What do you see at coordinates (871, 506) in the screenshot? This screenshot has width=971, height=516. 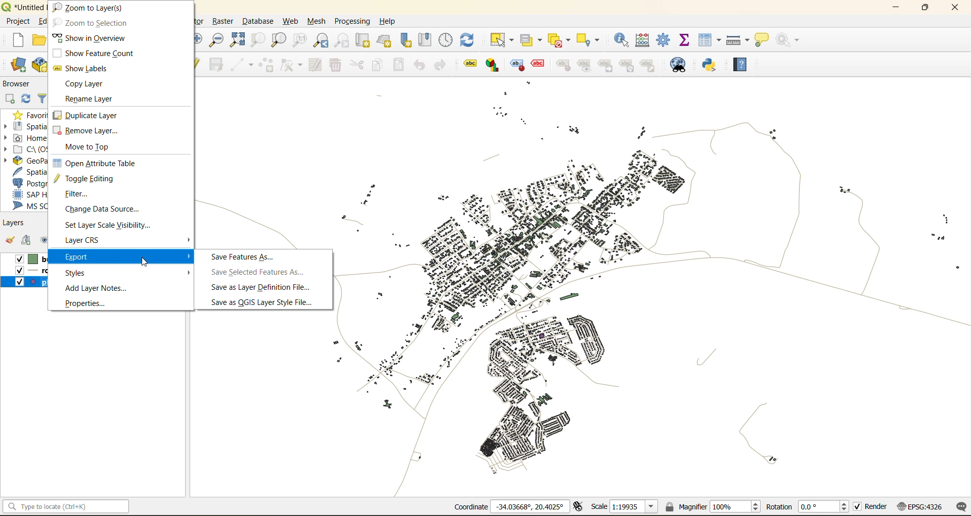 I see `render` at bounding box center [871, 506].